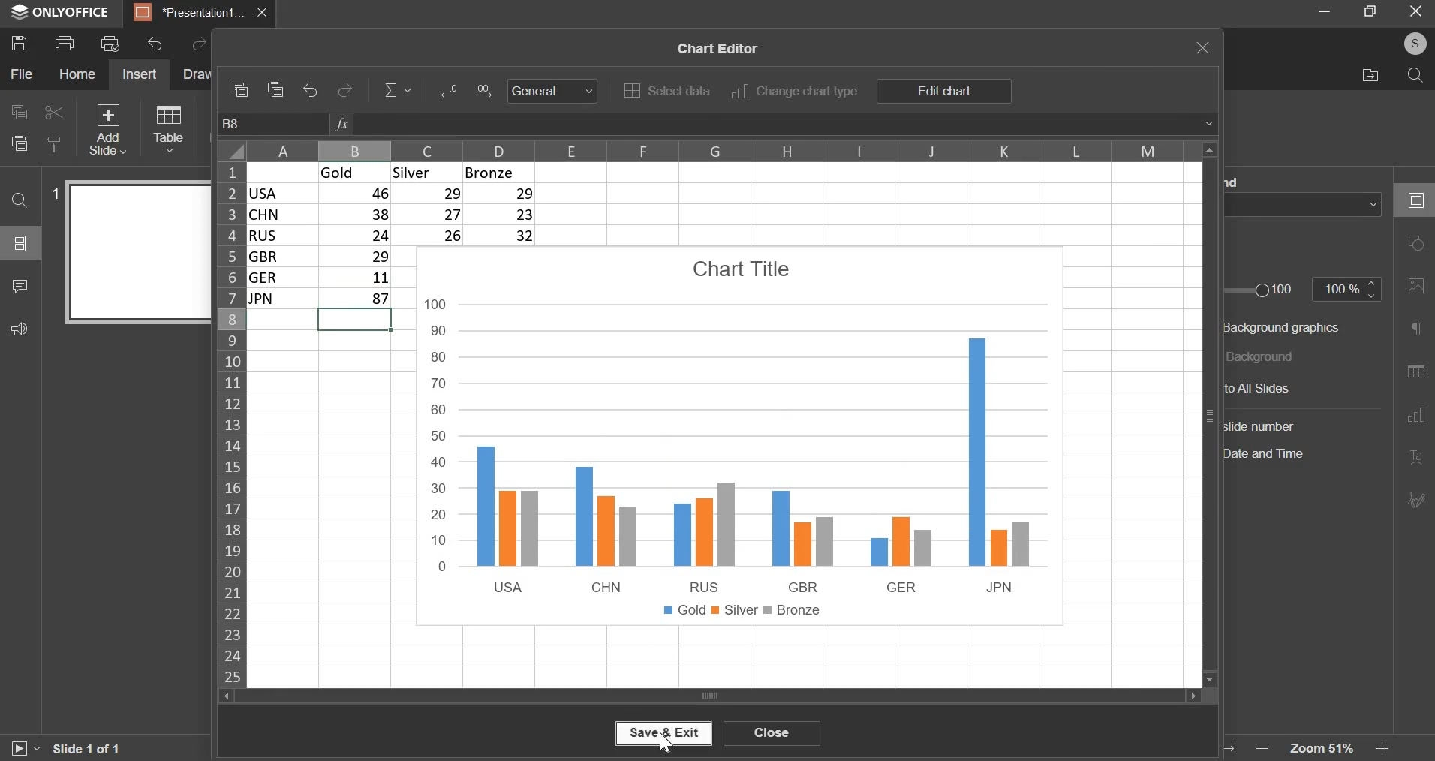 The width and height of the screenshot is (1435, 761). I want to click on zoom level, so click(1321, 748).